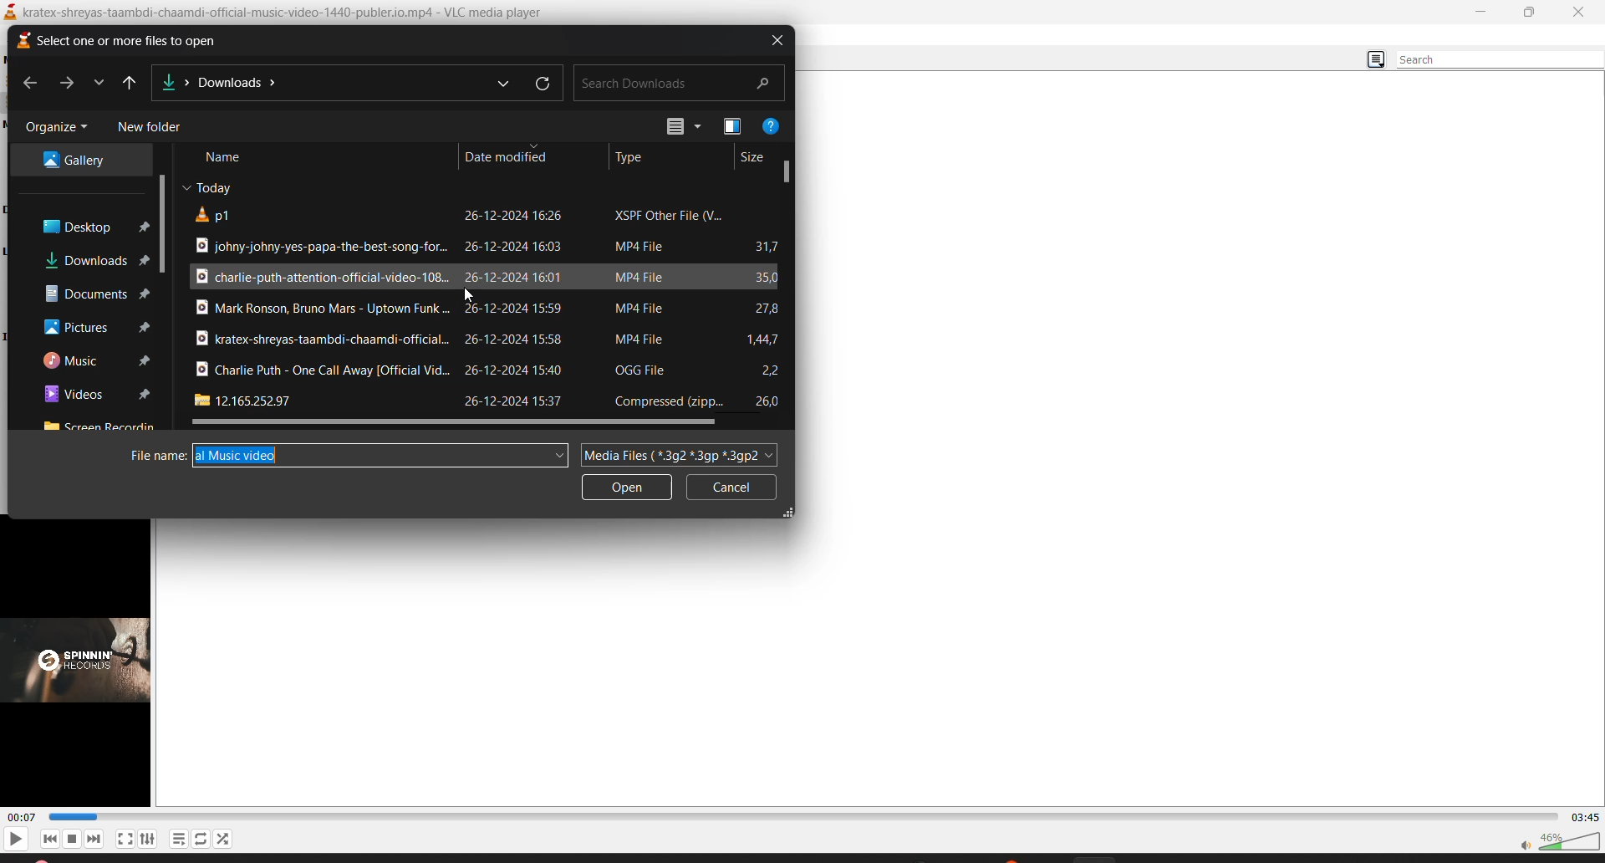 The height and width of the screenshot is (863, 1605). I want to click on pictures, so click(106, 327).